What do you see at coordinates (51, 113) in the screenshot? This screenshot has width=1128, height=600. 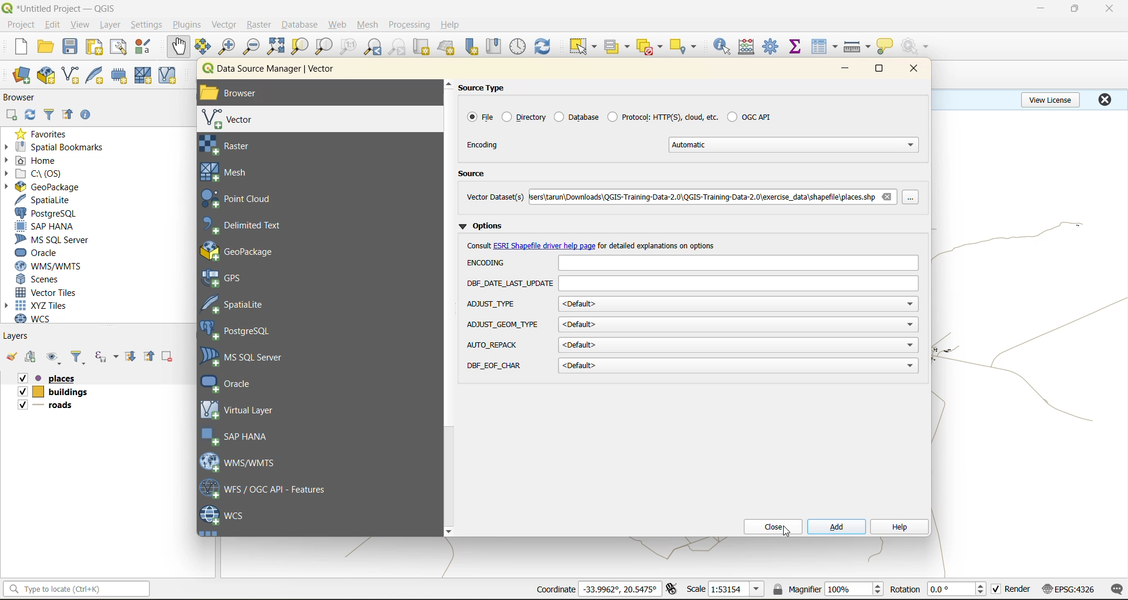 I see `filter` at bounding box center [51, 113].